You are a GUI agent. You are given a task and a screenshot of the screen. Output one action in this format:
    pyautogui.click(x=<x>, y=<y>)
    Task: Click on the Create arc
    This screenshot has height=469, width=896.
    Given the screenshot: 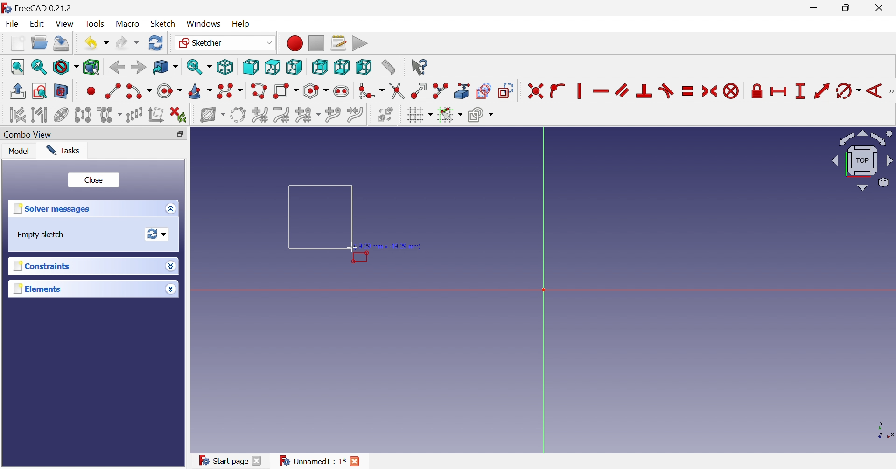 What is the action you would take?
    pyautogui.click(x=139, y=91)
    